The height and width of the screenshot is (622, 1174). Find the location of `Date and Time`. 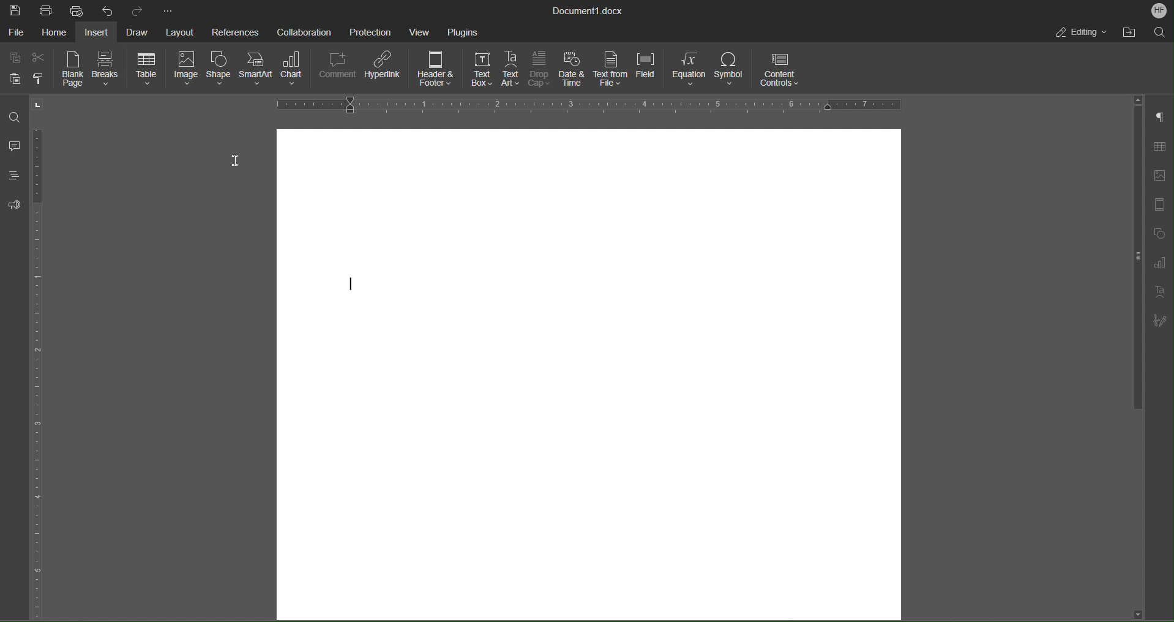

Date and Time is located at coordinates (573, 69).